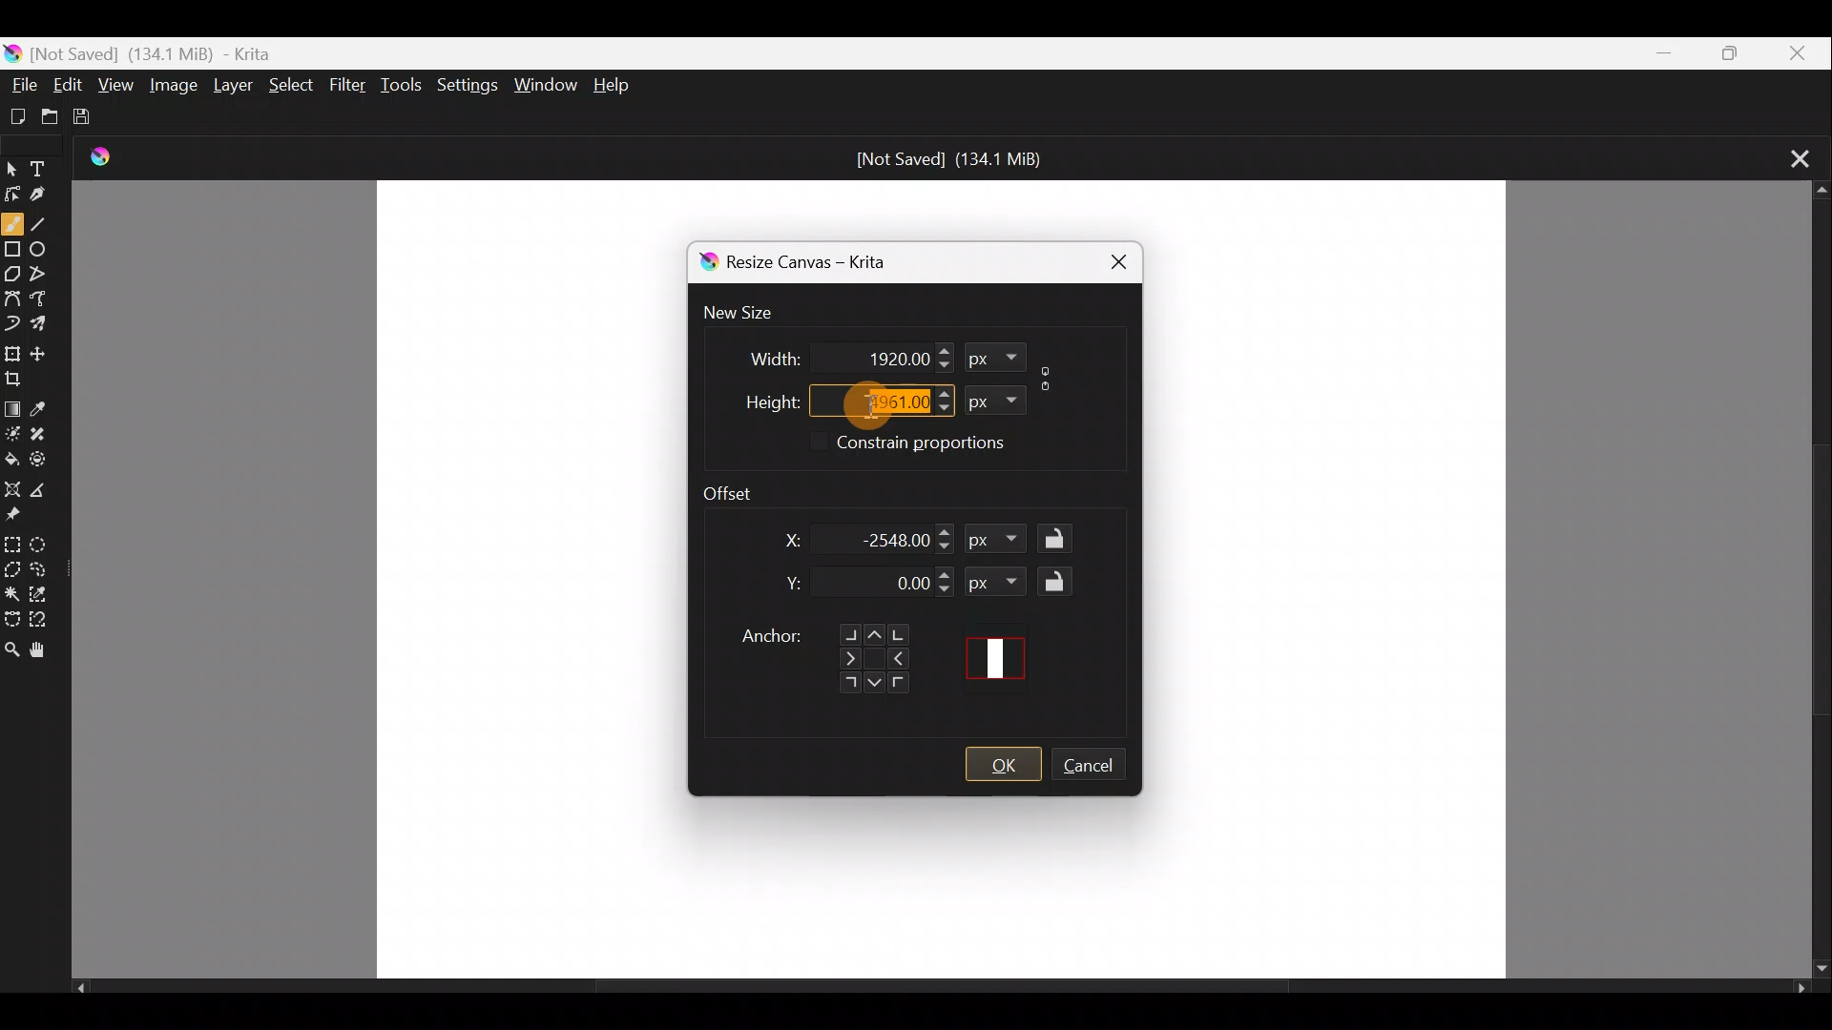  Describe the element at coordinates (12, 322) in the screenshot. I see `Dynamic brush tool` at that location.